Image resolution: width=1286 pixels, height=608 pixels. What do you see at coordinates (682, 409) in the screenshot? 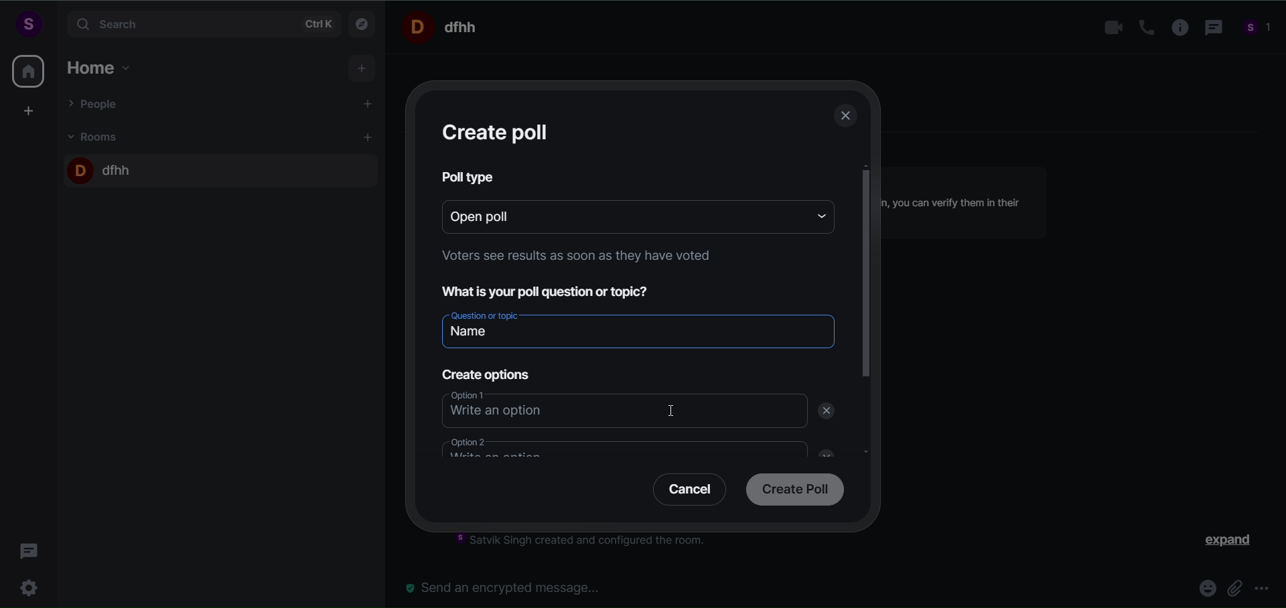
I see `Cursor` at bounding box center [682, 409].